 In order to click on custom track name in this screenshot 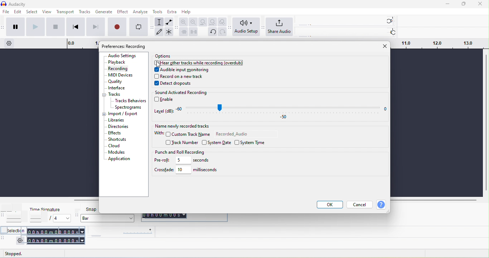, I will do `click(189, 134)`.